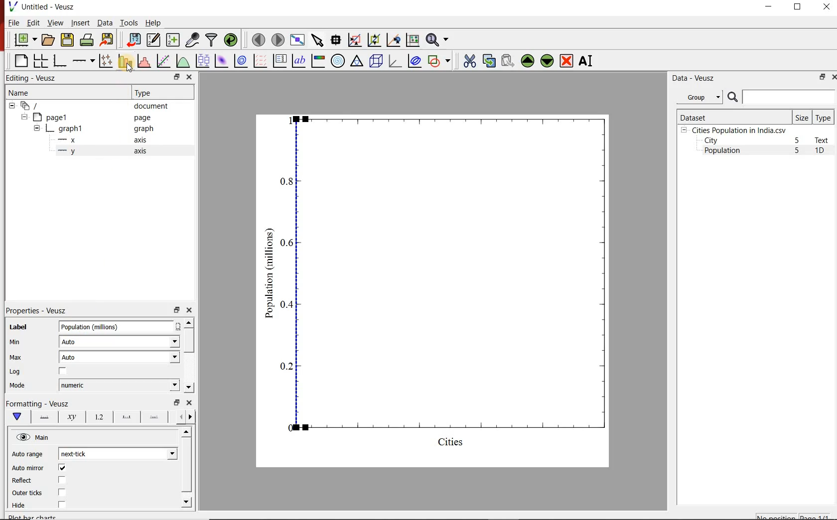  I want to click on Name, so click(56, 92).